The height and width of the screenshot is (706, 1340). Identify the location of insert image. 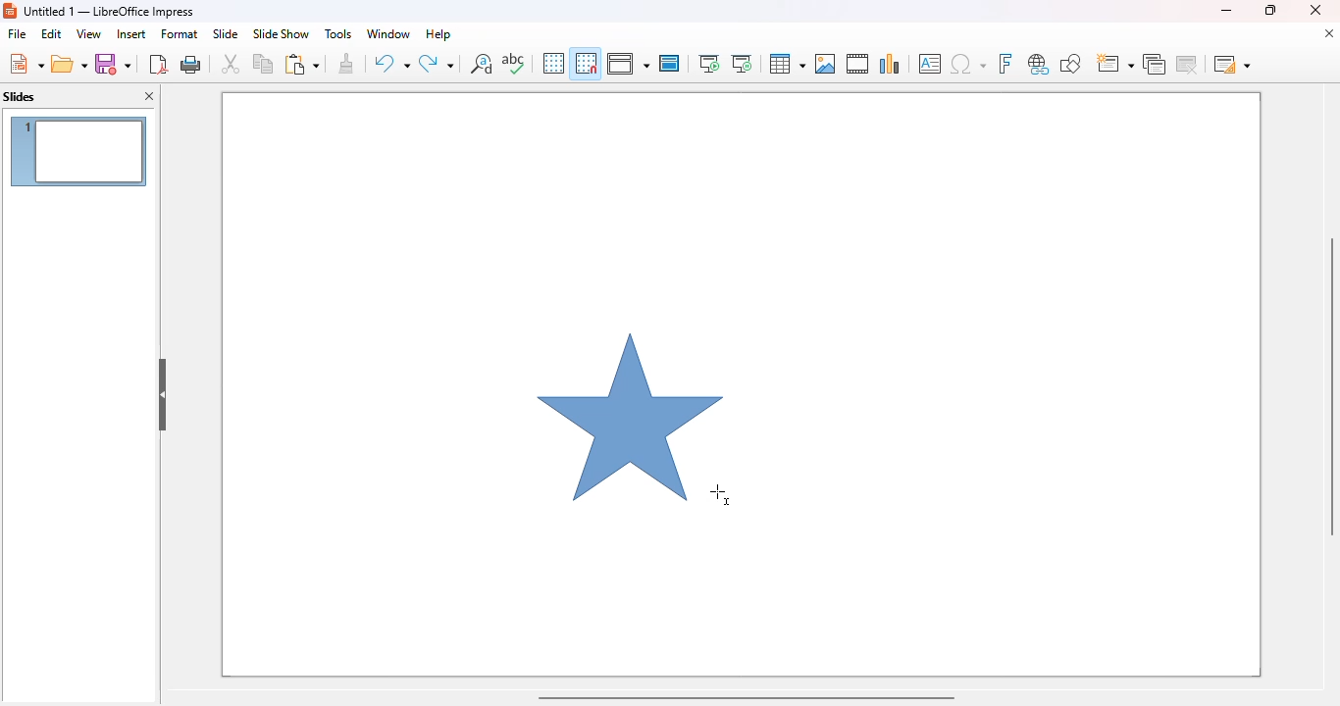
(825, 64).